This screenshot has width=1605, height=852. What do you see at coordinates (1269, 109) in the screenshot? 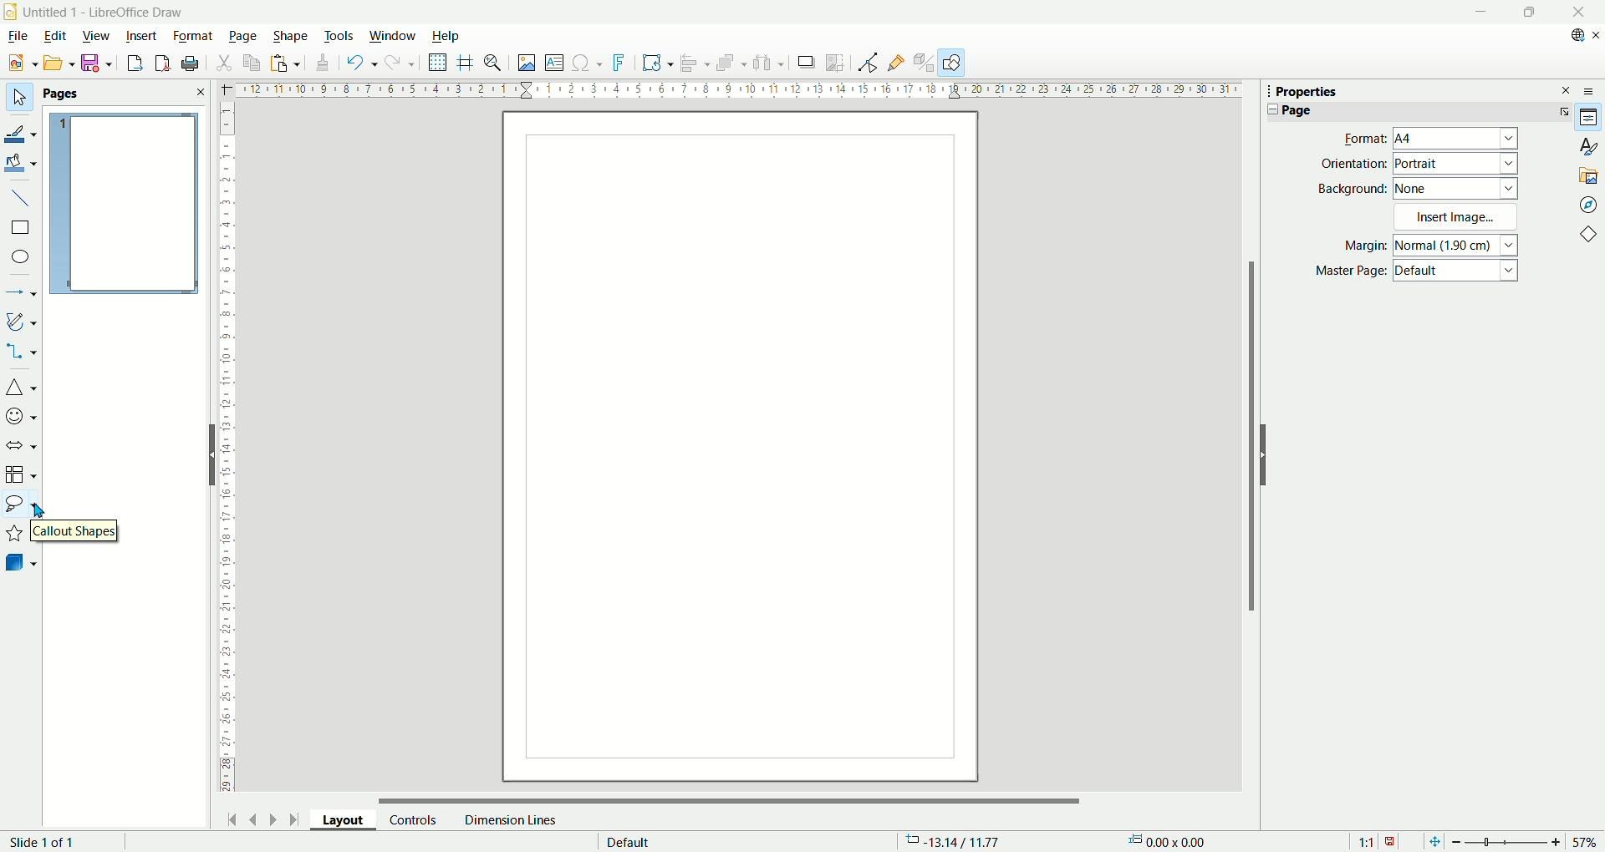
I see `Collapse` at bounding box center [1269, 109].